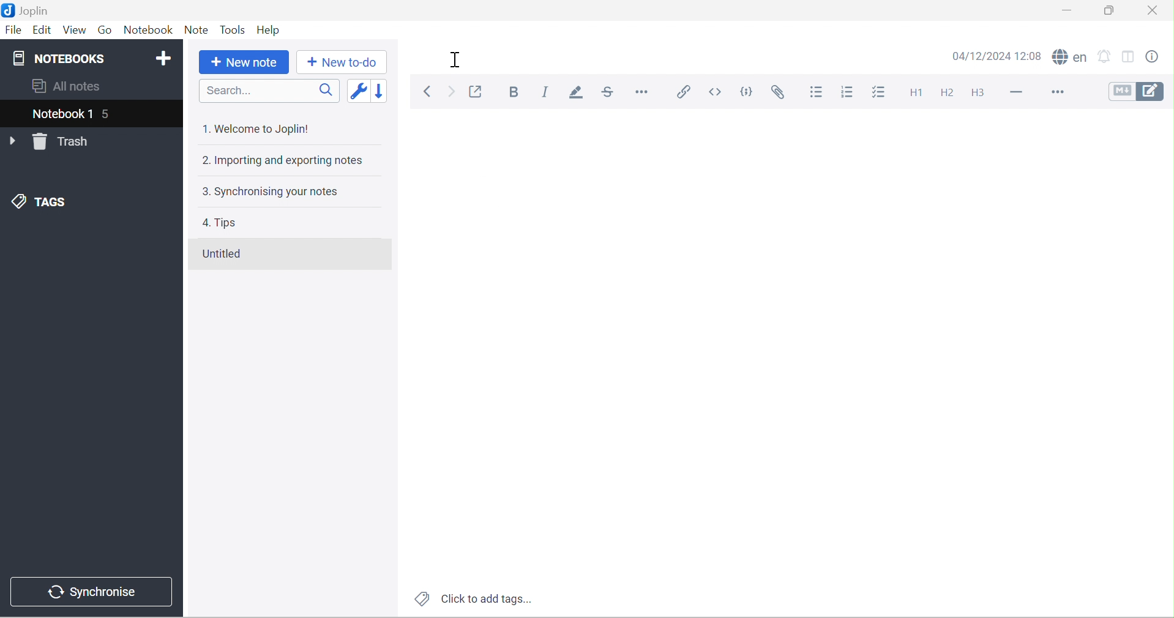 The width and height of the screenshot is (1174, 618). I want to click on Inline code, so click(719, 92).